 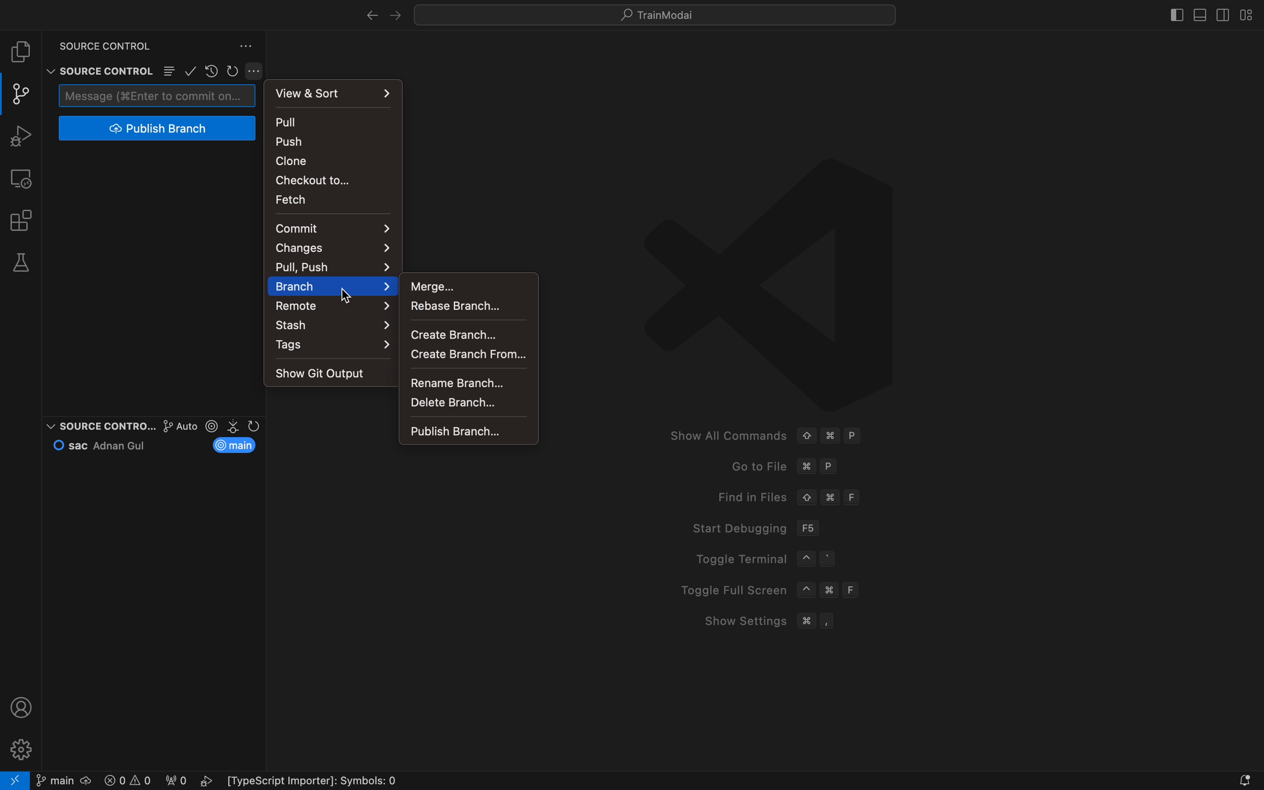 What do you see at coordinates (336, 91) in the screenshot?
I see `view` at bounding box center [336, 91].